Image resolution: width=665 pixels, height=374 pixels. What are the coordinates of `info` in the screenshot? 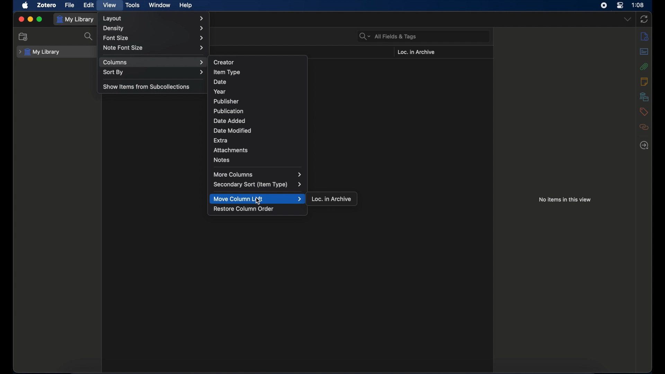 It's located at (645, 36).